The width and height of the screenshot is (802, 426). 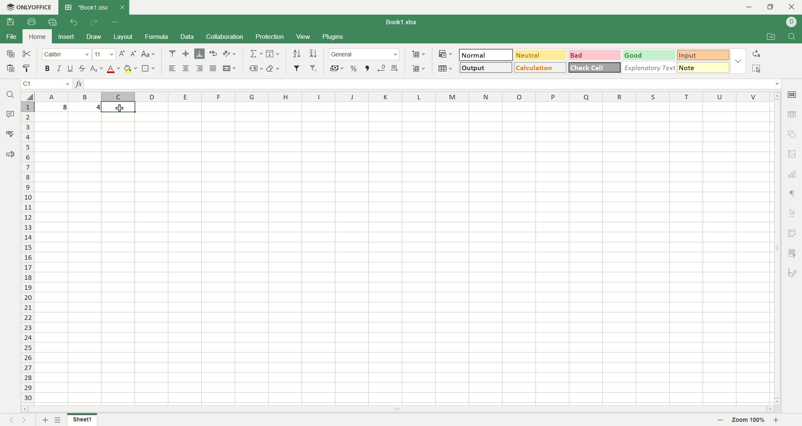 I want to click on new sheet, so click(x=44, y=420).